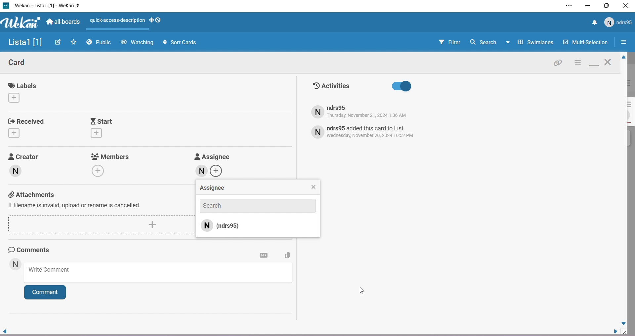 This screenshot has width=635, height=336. What do you see at coordinates (59, 42) in the screenshot?
I see `Edit` at bounding box center [59, 42].